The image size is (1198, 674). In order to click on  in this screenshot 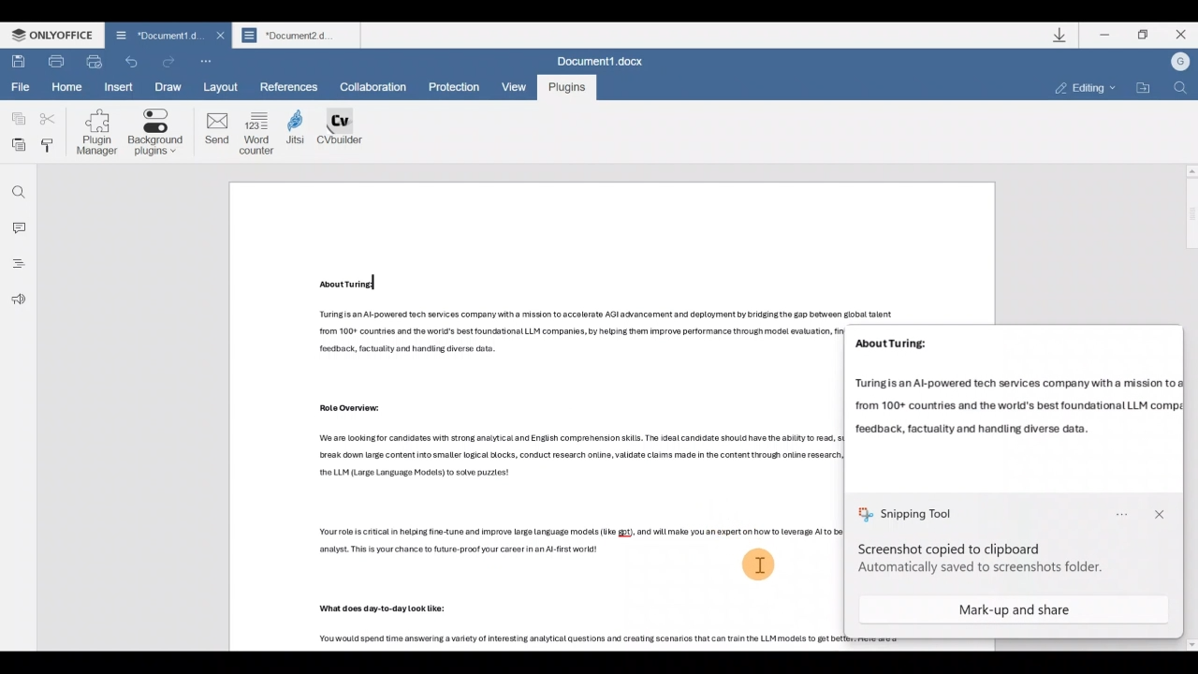, I will do `click(572, 637)`.